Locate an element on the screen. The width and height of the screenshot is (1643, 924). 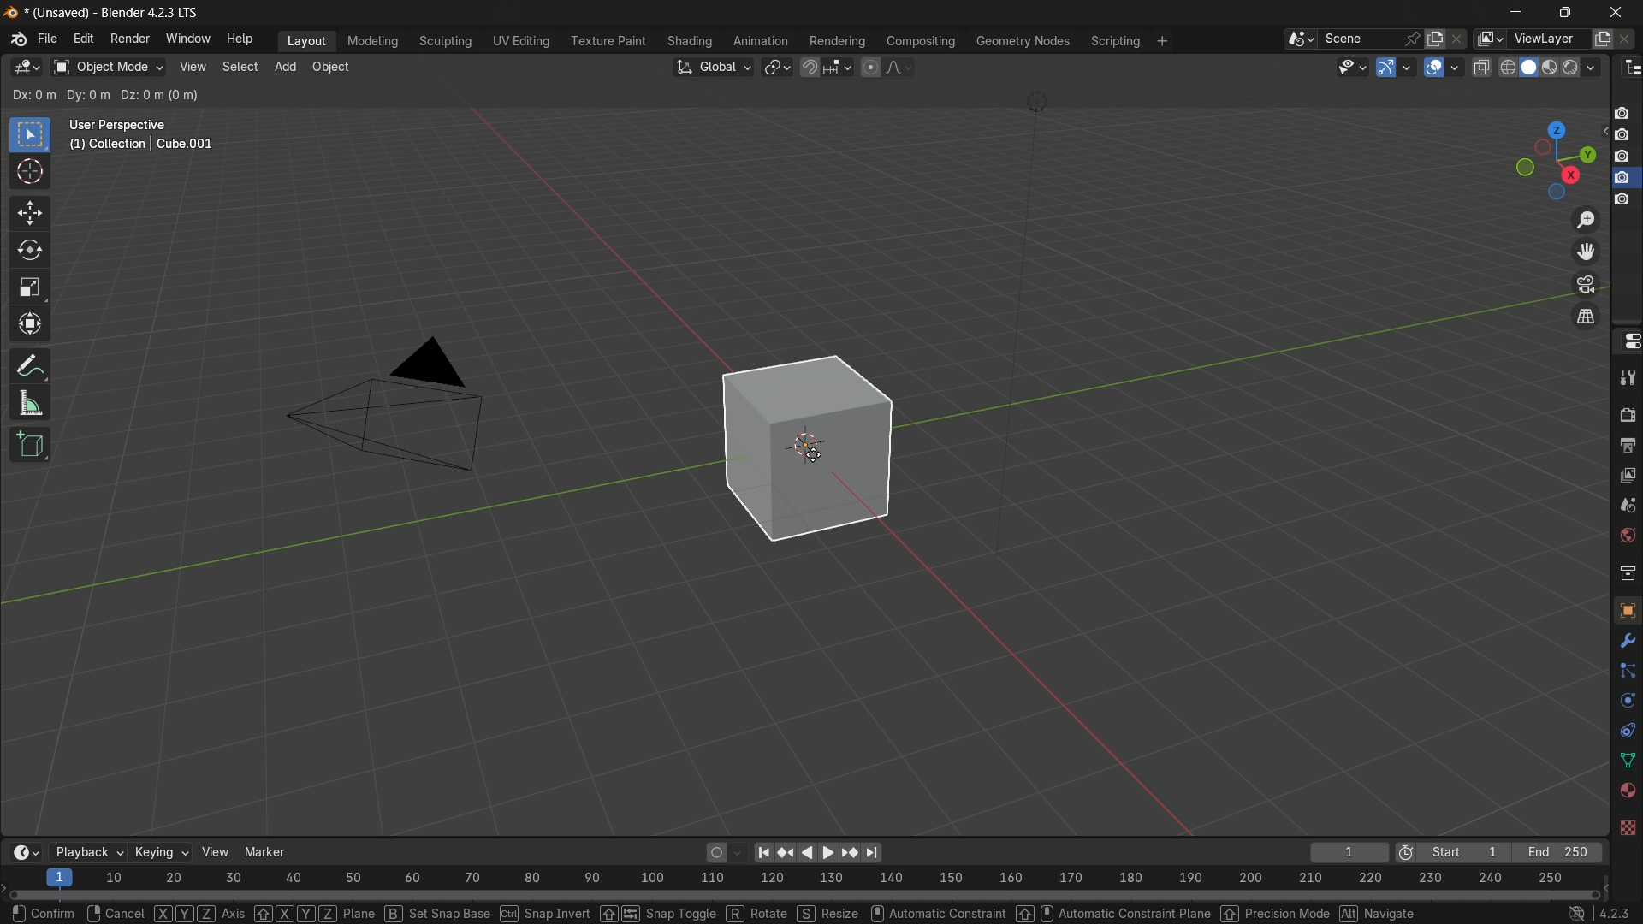
help menu is located at coordinates (241, 38).